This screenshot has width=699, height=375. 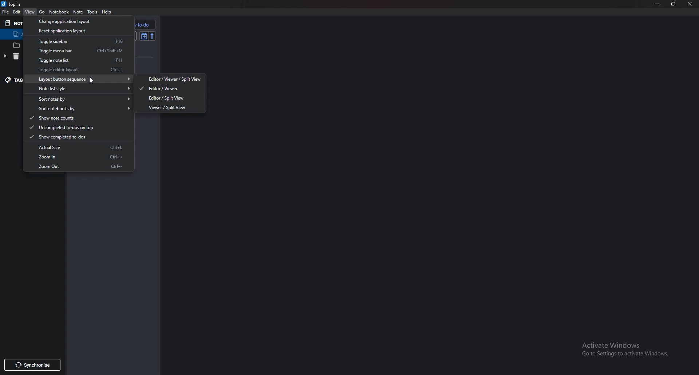 What do you see at coordinates (689, 4) in the screenshot?
I see `Close` at bounding box center [689, 4].